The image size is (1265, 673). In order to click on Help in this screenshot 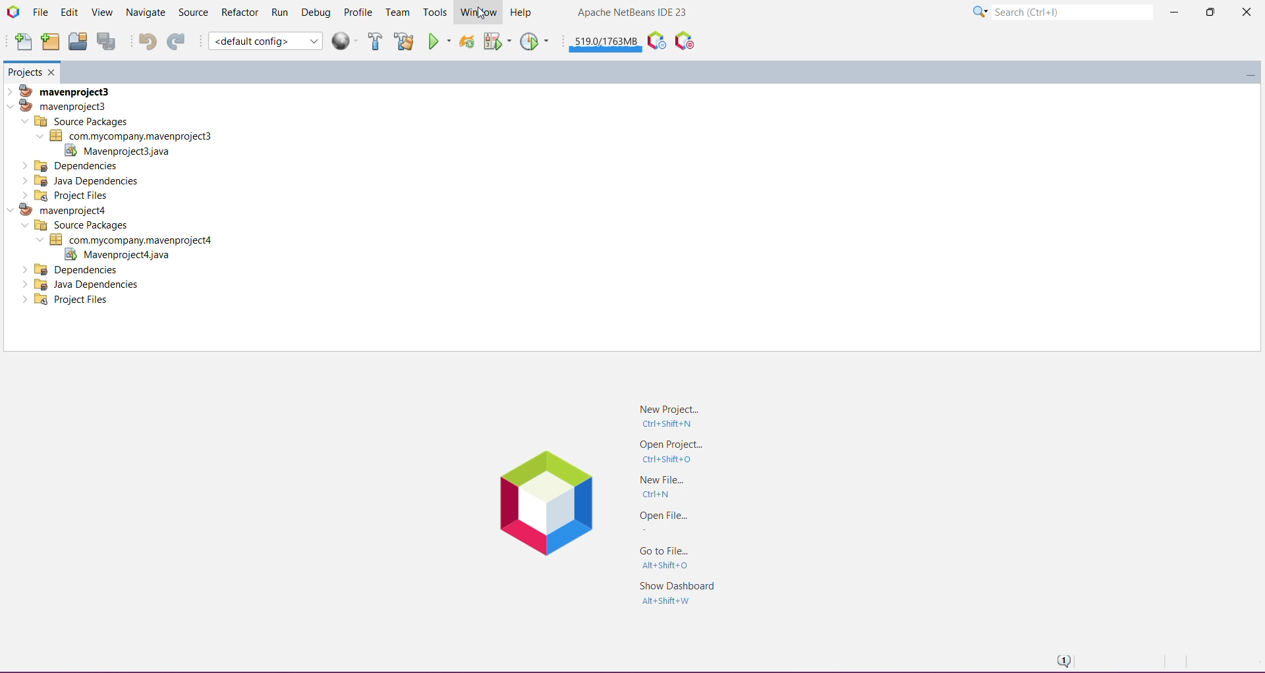, I will do `click(522, 11)`.